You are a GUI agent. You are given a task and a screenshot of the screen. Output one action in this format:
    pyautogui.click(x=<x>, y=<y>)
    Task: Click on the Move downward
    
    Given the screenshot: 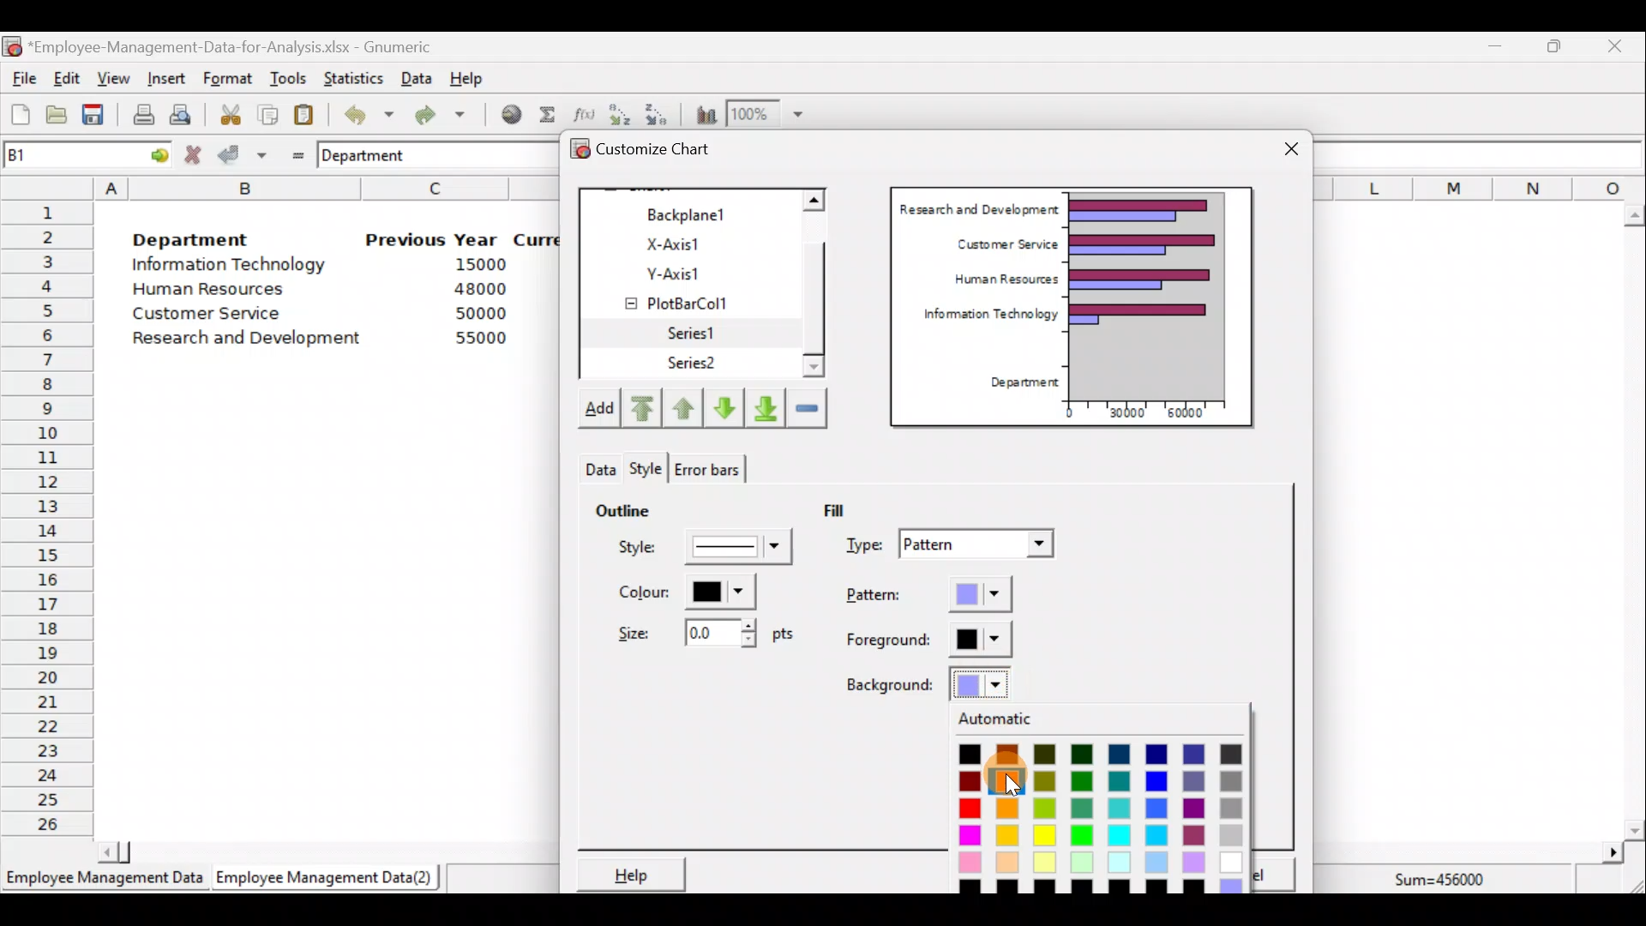 What is the action you would take?
    pyautogui.click(x=766, y=406)
    